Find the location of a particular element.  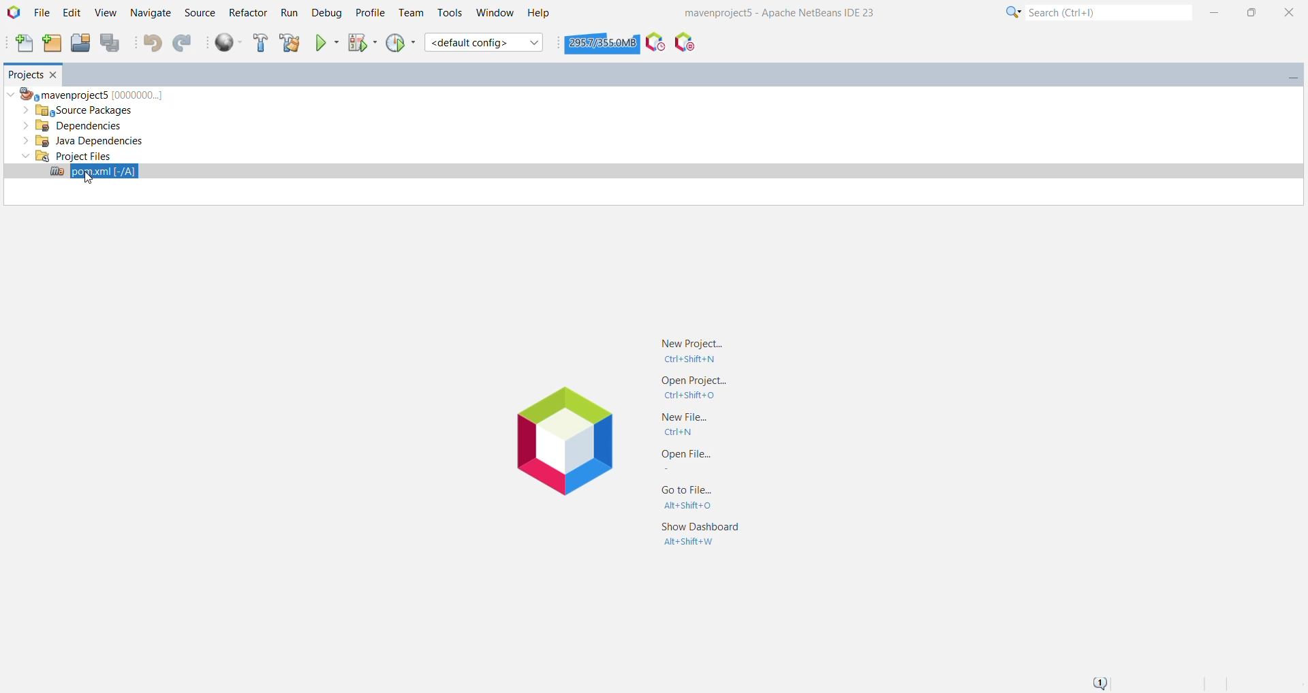

Window is located at coordinates (495, 12).